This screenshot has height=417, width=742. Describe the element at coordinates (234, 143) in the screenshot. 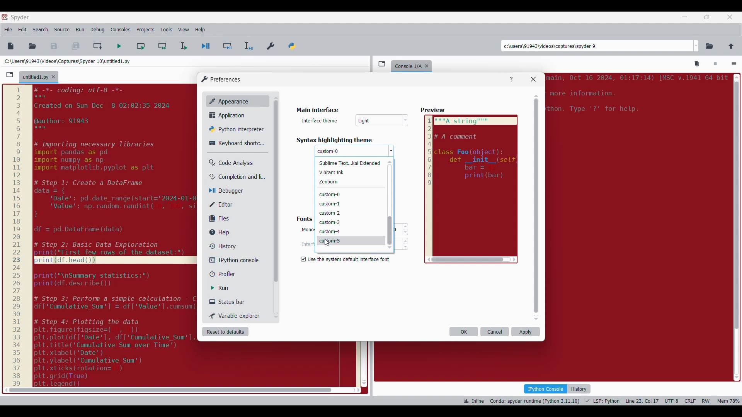

I see `Keyboard shortcut` at that location.